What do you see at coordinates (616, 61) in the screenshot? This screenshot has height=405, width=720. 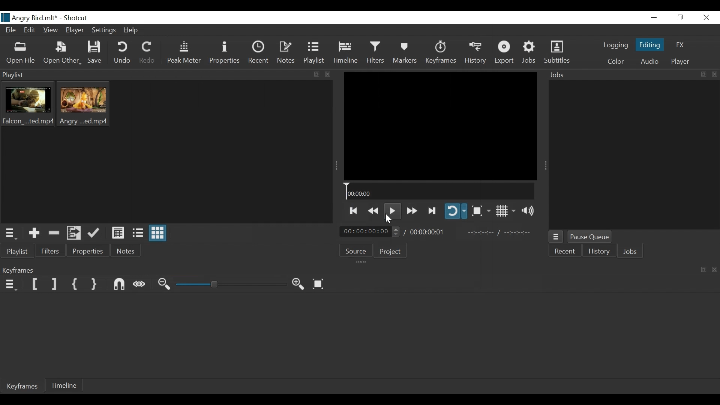 I see `Color` at bounding box center [616, 61].